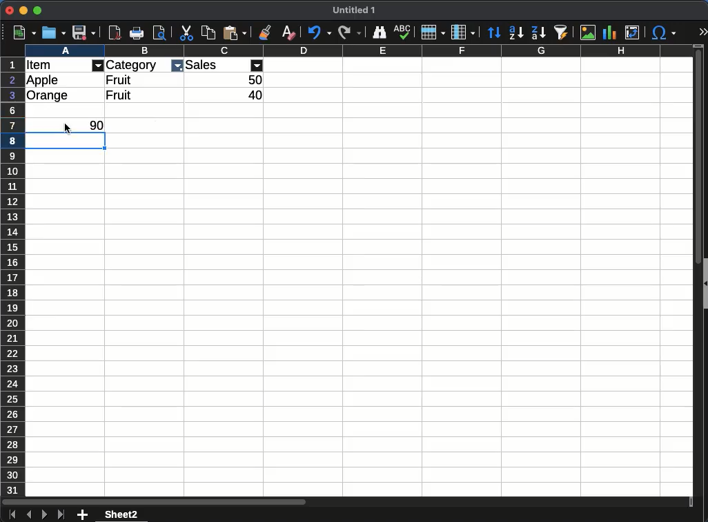 The width and height of the screenshot is (708, 522). What do you see at coordinates (9, 10) in the screenshot?
I see `close` at bounding box center [9, 10].